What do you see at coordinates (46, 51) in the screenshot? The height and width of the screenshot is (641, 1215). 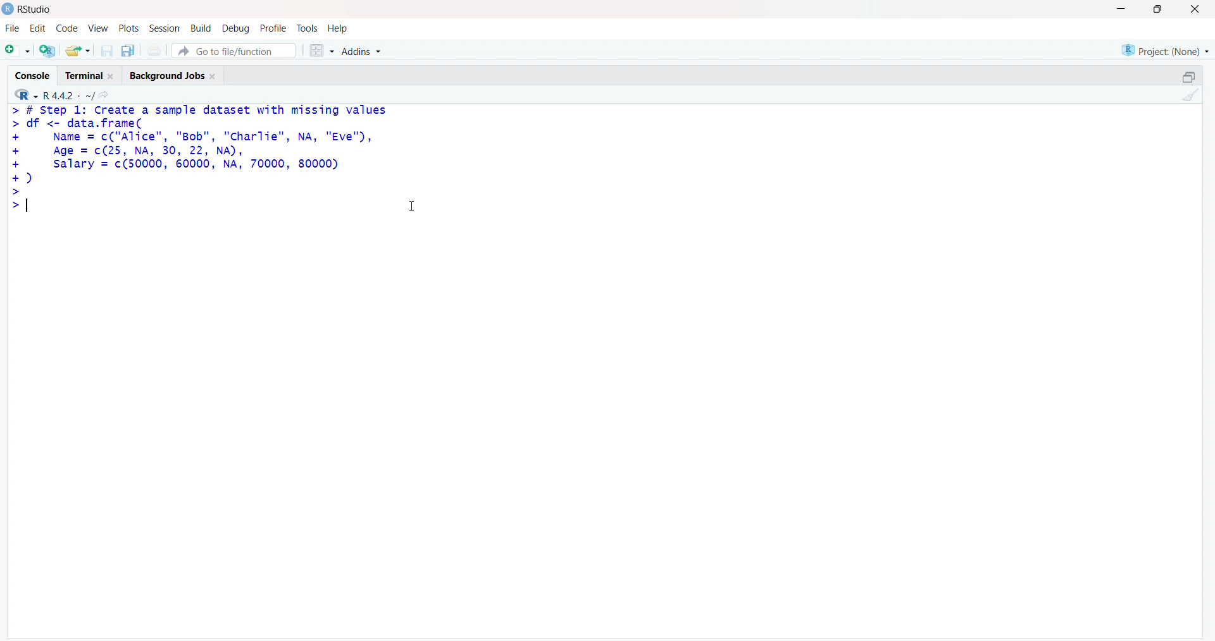 I see `Create a project` at bounding box center [46, 51].